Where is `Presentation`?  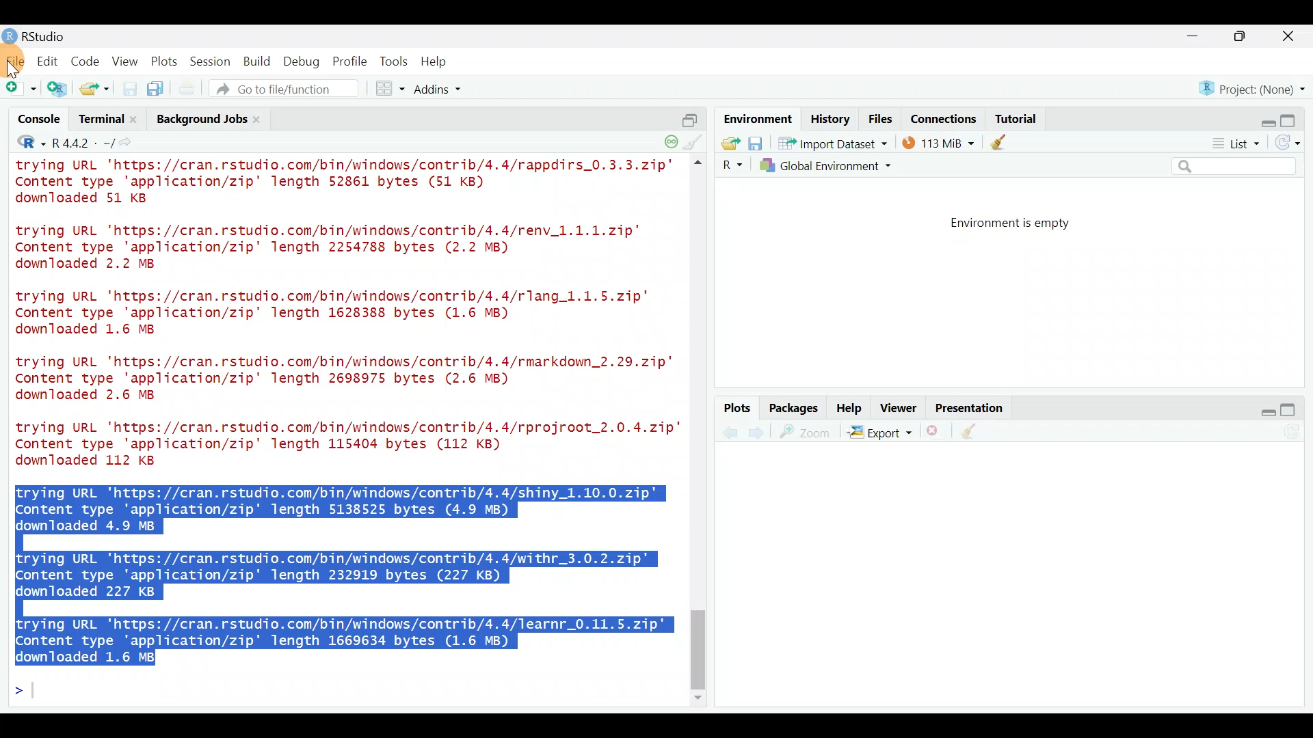
Presentation is located at coordinates (972, 409).